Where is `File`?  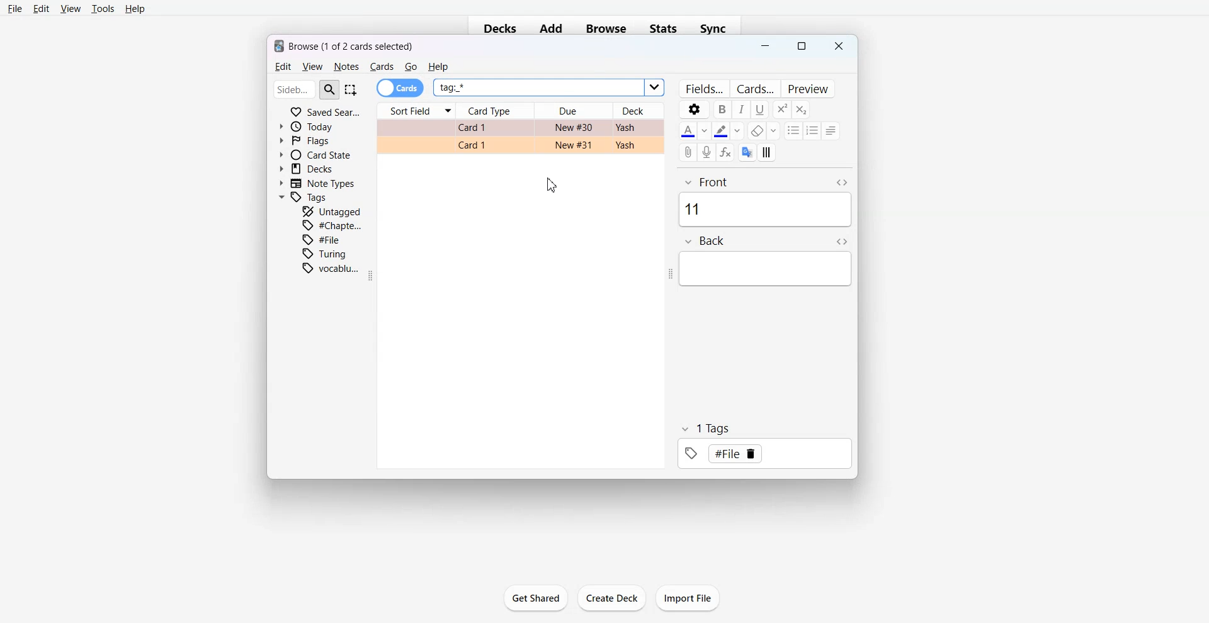
File is located at coordinates (735, 454).